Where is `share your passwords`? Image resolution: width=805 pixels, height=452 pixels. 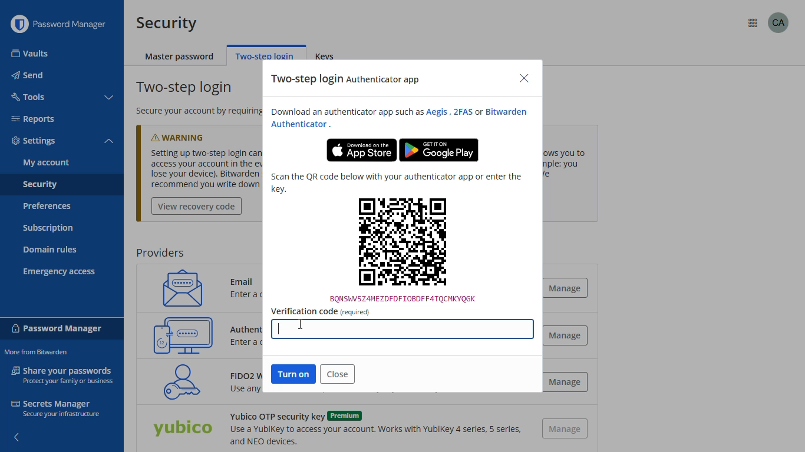
share your passwords is located at coordinates (64, 374).